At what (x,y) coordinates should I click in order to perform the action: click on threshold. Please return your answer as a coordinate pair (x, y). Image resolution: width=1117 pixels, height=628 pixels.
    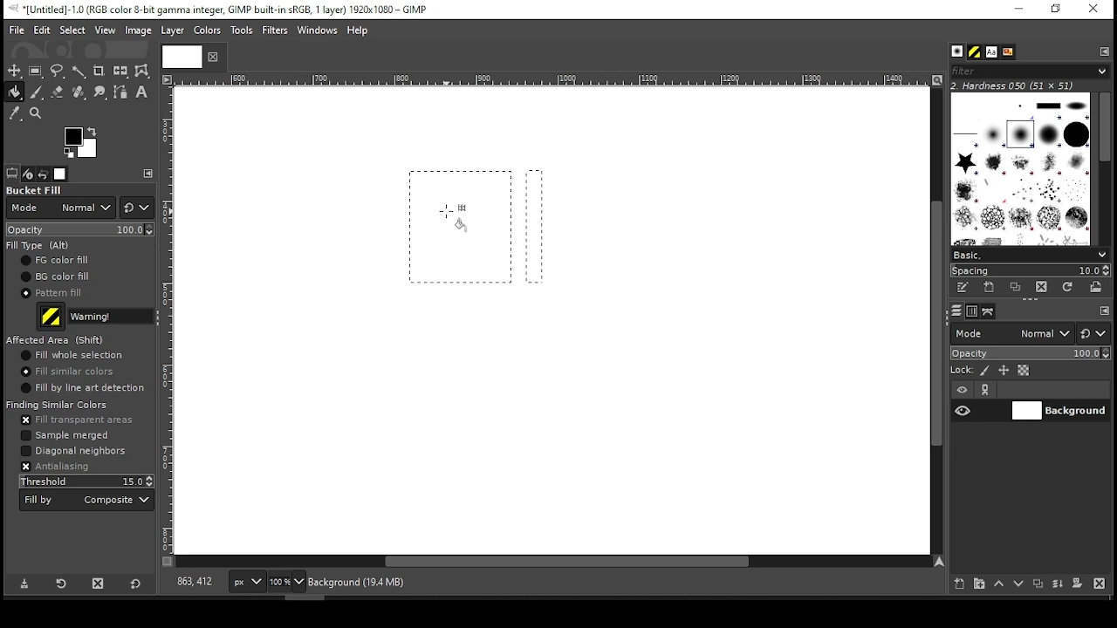
    Looking at the image, I should click on (87, 481).